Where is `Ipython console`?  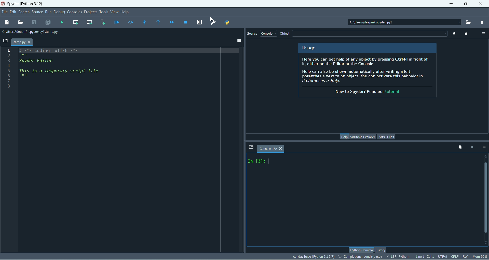 Ipython console is located at coordinates (361, 249).